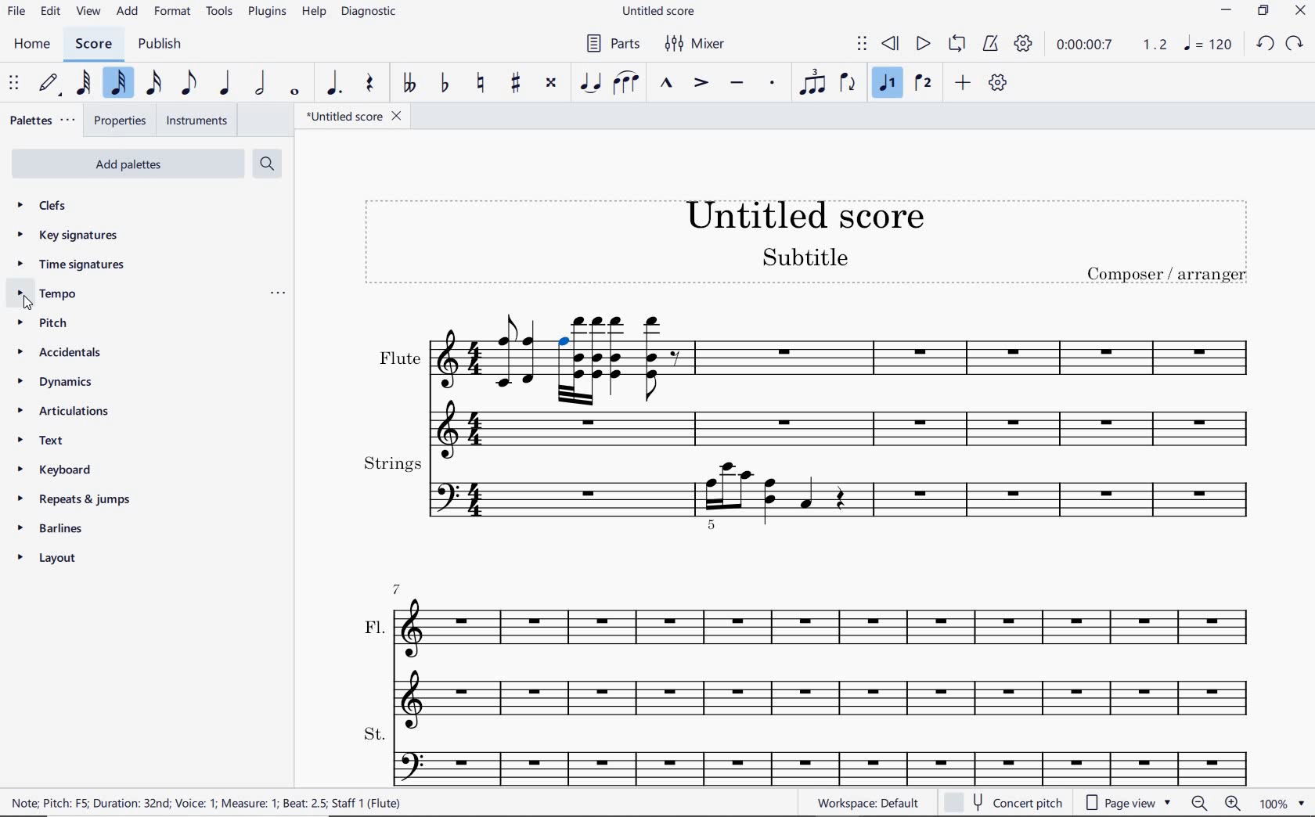 This screenshot has width=1315, height=817. What do you see at coordinates (188, 84) in the screenshot?
I see `EIGHTH NOTE` at bounding box center [188, 84].